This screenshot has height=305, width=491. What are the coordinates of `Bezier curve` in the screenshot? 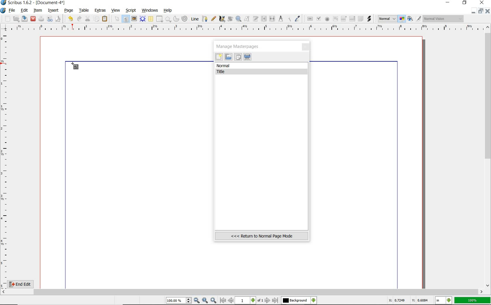 It's located at (204, 19).